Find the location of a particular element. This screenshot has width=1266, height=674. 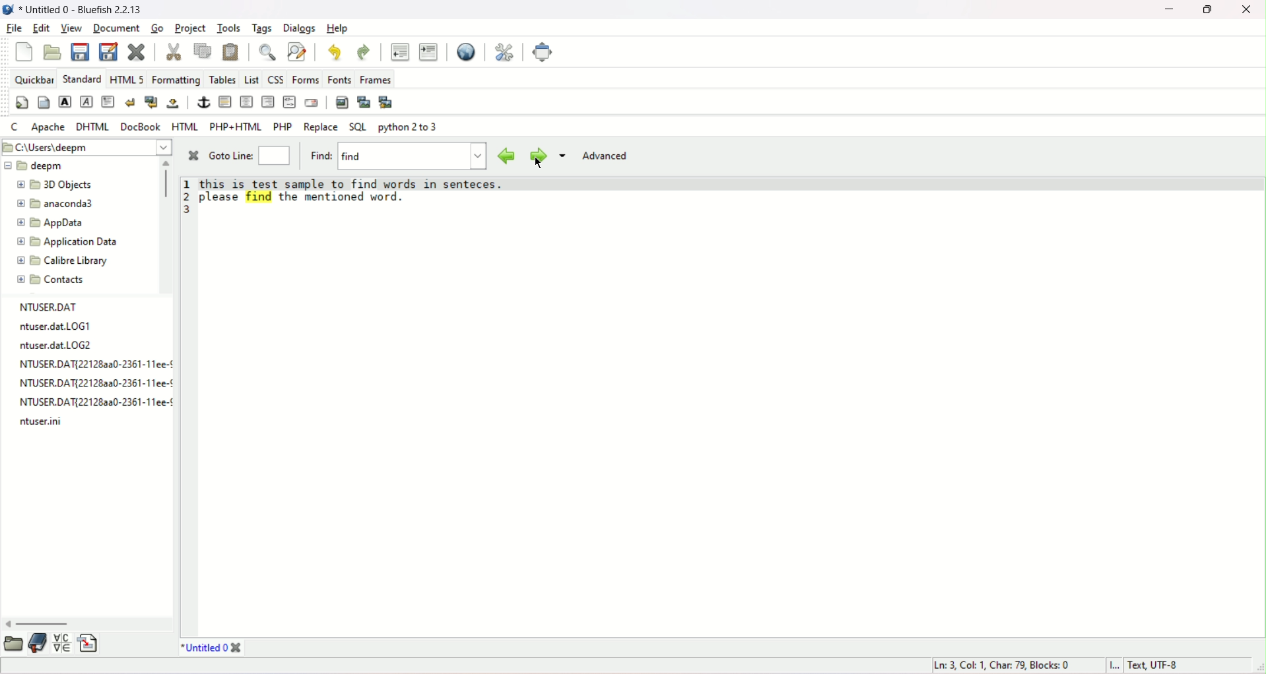

preview in browser is located at coordinates (467, 51).